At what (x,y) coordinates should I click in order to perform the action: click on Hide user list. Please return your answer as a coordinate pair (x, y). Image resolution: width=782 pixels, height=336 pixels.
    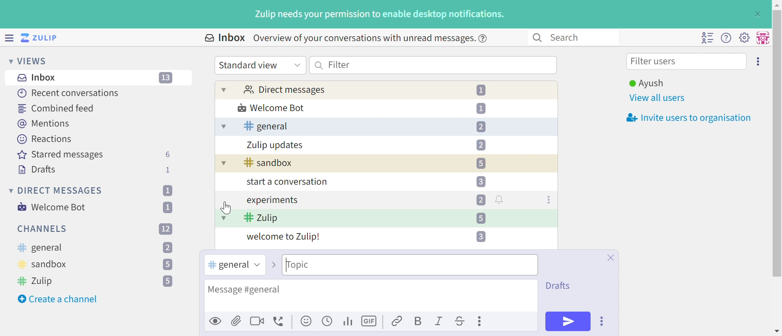
    Looking at the image, I should click on (707, 38).